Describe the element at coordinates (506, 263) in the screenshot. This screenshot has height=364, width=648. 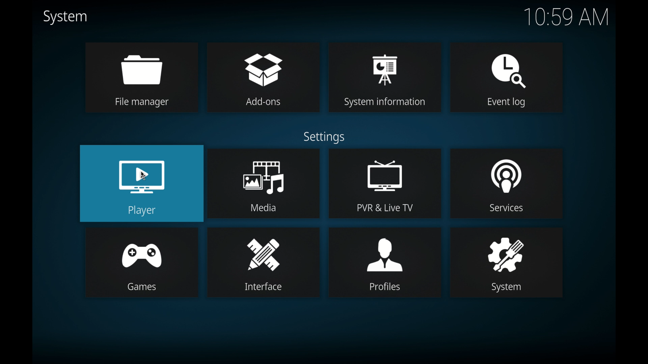
I see `system` at that location.